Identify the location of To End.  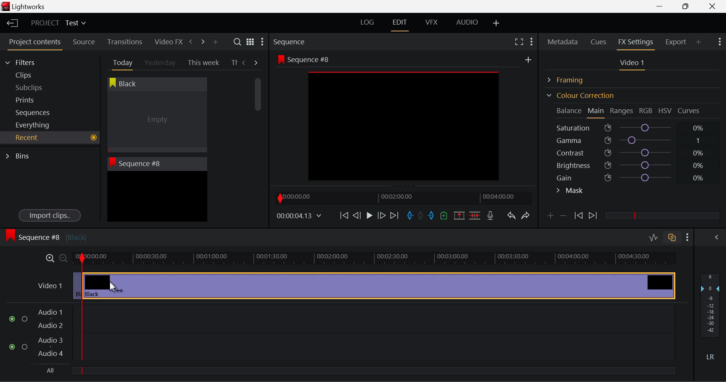
(394, 216).